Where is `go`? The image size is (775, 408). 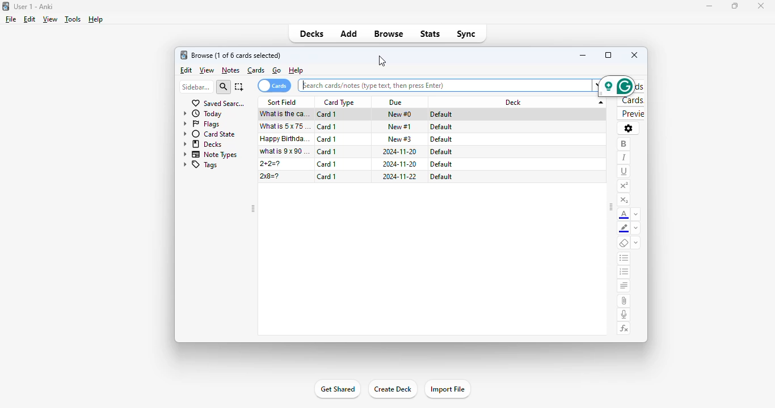 go is located at coordinates (277, 70).